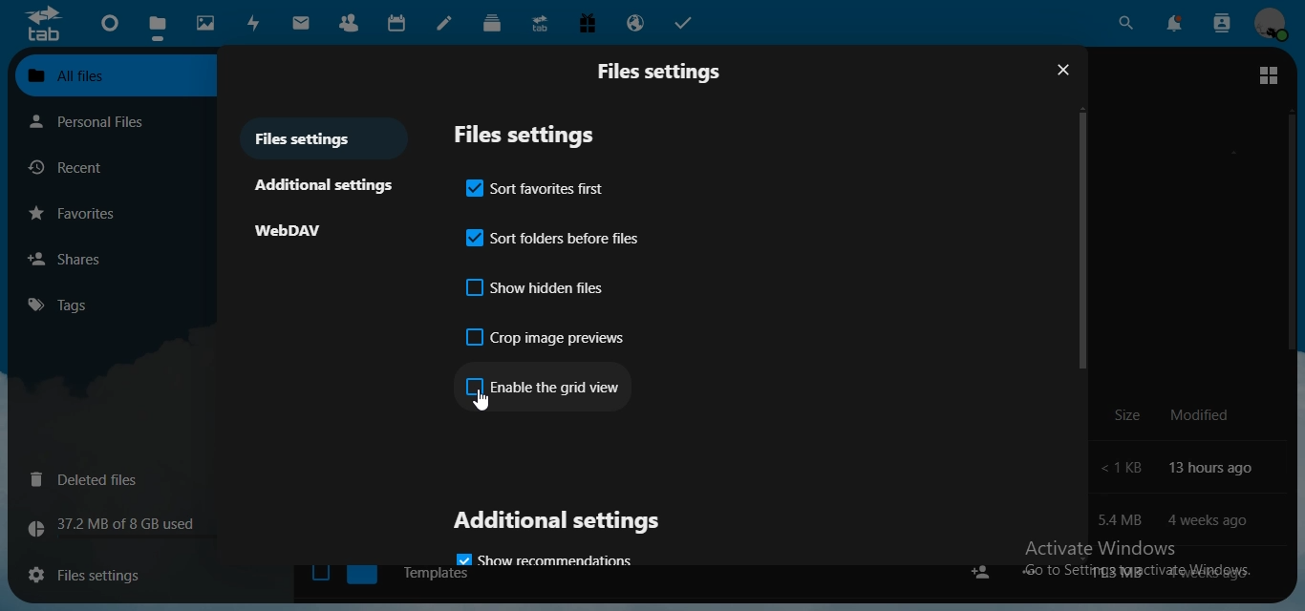 Image resolution: width=1305 pixels, height=611 pixels. What do you see at coordinates (98, 122) in the screenshot?
I see `personal files` at bounding box center [98, 122].